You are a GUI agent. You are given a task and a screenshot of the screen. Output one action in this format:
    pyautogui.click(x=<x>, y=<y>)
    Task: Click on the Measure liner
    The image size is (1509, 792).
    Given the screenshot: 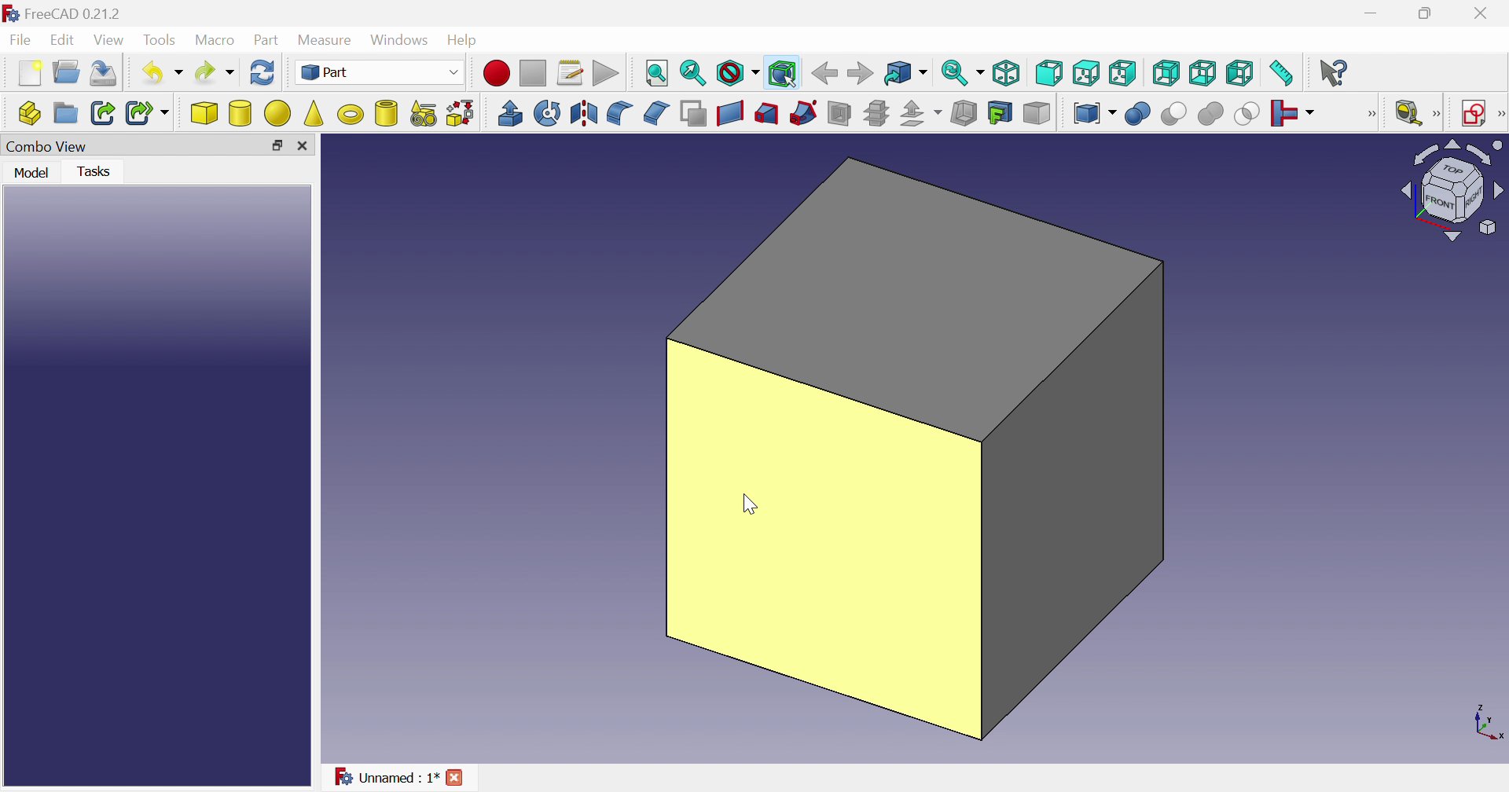 What is the action you would take?
    pyautogui.click(x=1408, y=114)
    